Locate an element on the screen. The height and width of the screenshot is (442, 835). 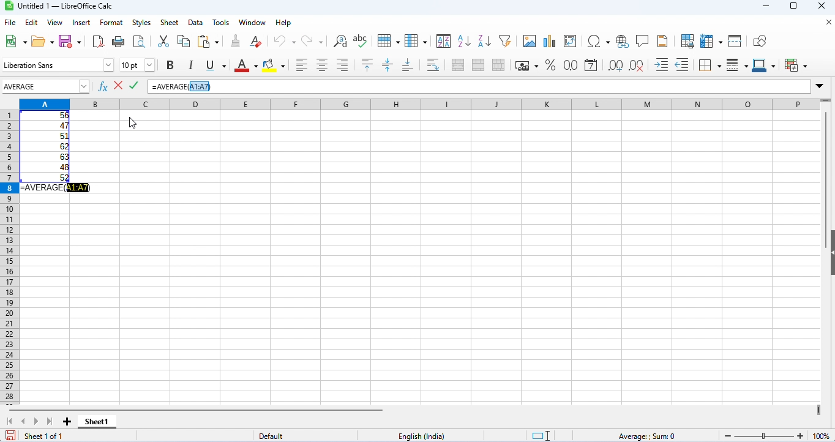
minimize is located at coordinates (769, 7).